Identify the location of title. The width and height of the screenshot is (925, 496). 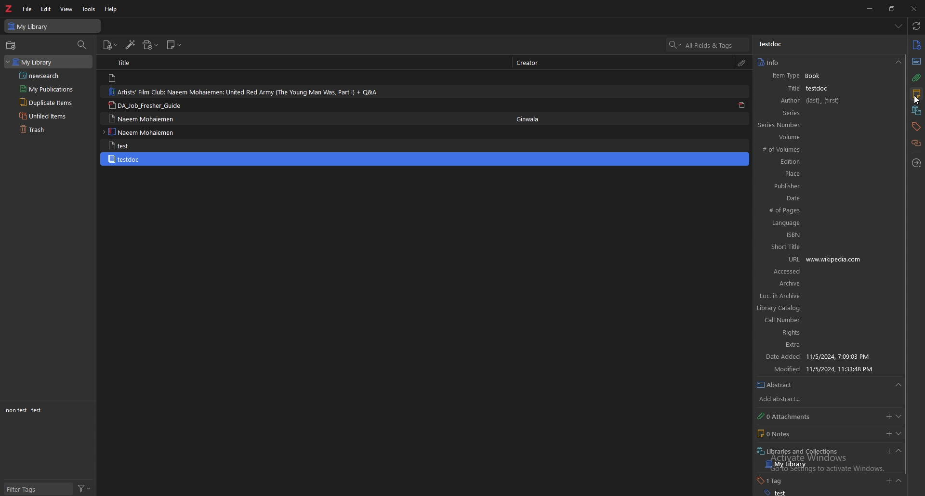
(131, 63).